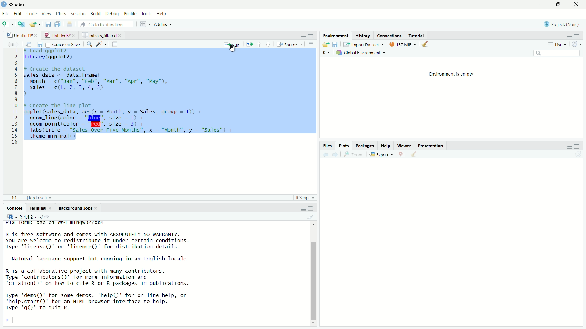  What do you see at coordinates (389, 36) in the screenshot?
I see `Connections` at bounding box center [389, 36].